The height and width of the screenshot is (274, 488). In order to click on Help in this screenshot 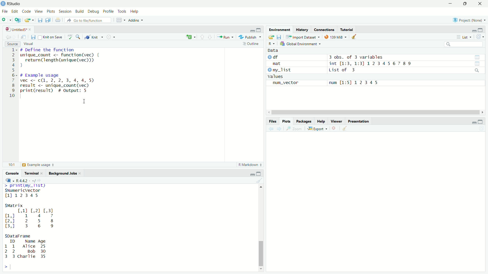, I will do `click(321, 121)`.